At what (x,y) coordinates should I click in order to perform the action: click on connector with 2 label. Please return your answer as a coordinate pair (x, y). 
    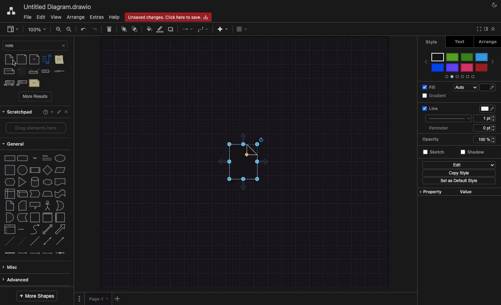
    Looking at the image, I should click on (36, 255).